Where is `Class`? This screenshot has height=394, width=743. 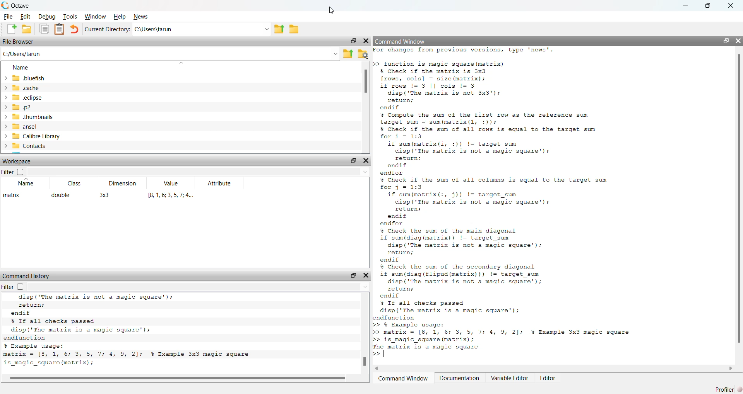 Class is located at coordinates (75, 183).